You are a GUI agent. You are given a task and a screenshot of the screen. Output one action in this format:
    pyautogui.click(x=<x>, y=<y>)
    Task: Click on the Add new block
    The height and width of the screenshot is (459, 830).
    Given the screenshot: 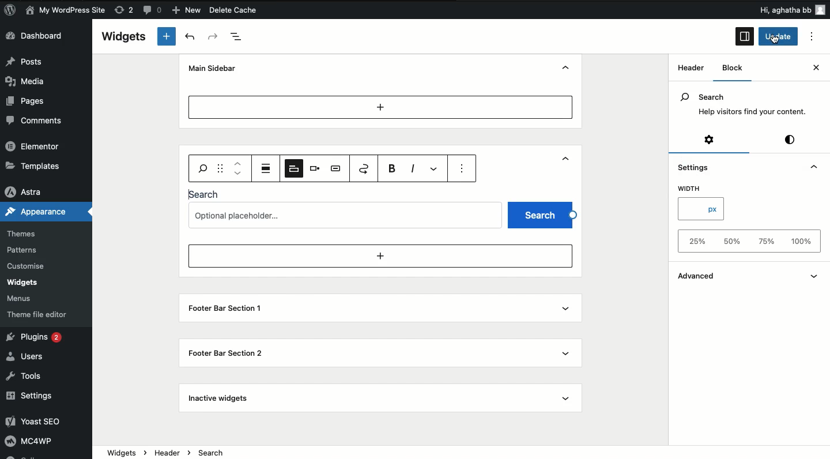 What is the action you would take?
    pyautogui.click(x=166, y=37)
    